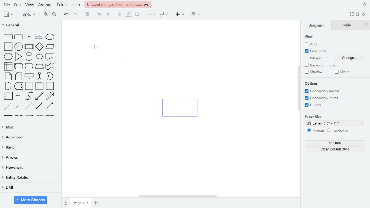 Image resolution: width=370 pixels, height=208 pixels. Describe the element at coordinates (30, 178) in the screenshot. I see `entity relation` at that location.